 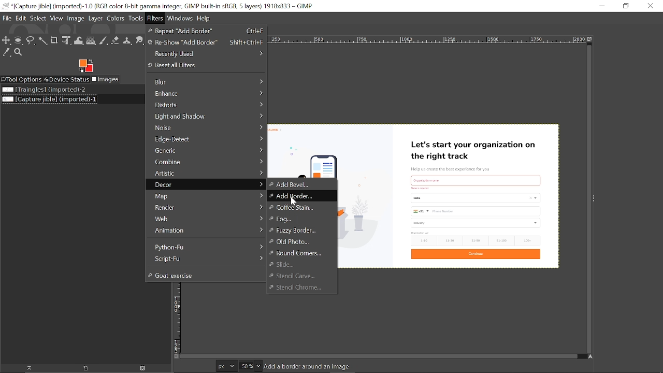 What do you see at coordinates (206, 230) in the screenshot?
I see `Animation` at bounding box center [206, 230].